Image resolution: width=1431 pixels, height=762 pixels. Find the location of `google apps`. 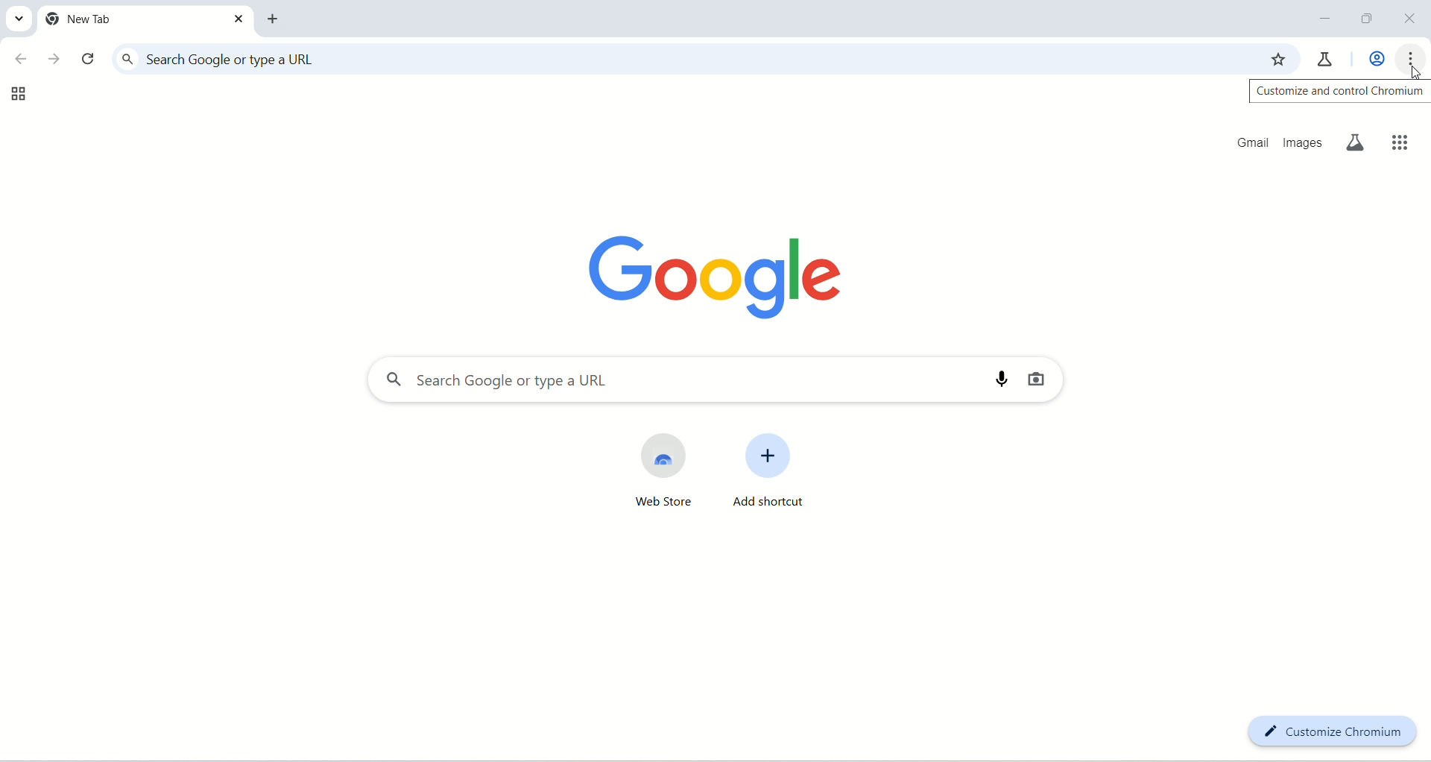

google apps is located at coordinates (1397, 137).